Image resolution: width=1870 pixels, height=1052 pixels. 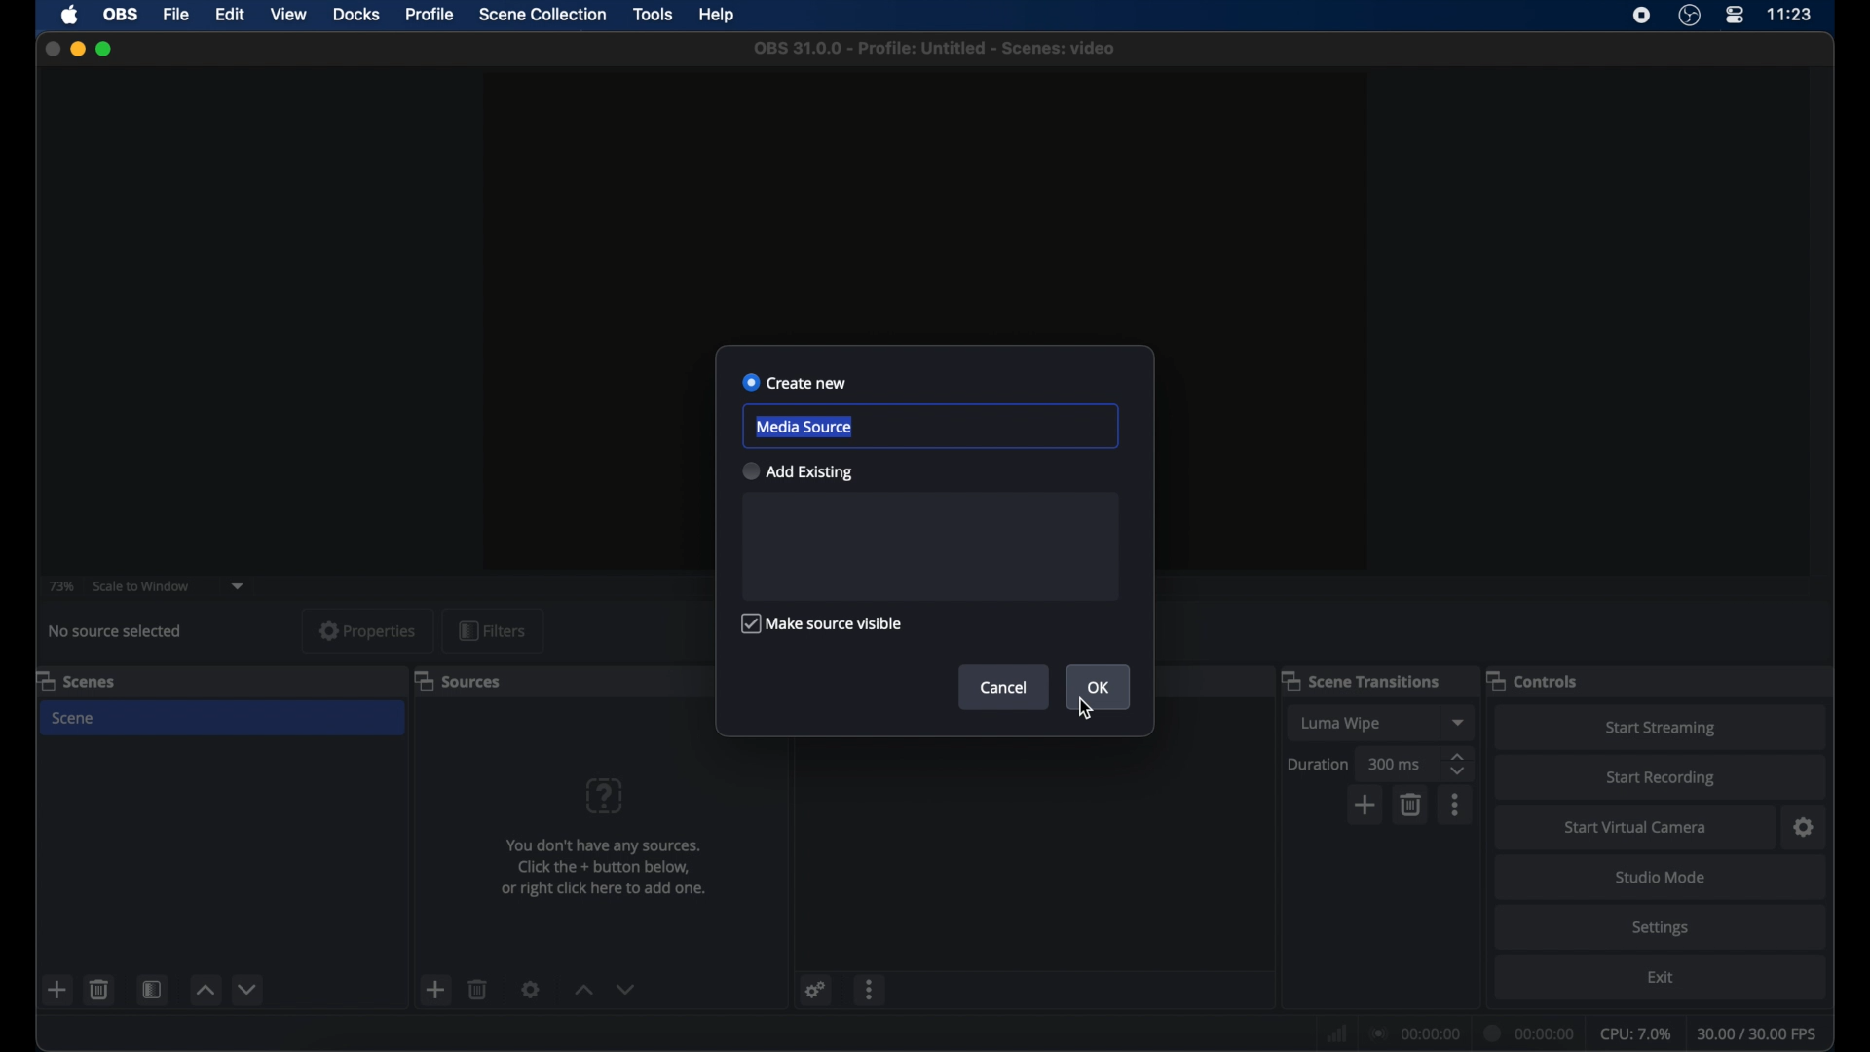 I want to click on settings, so click(x=530, y=989).